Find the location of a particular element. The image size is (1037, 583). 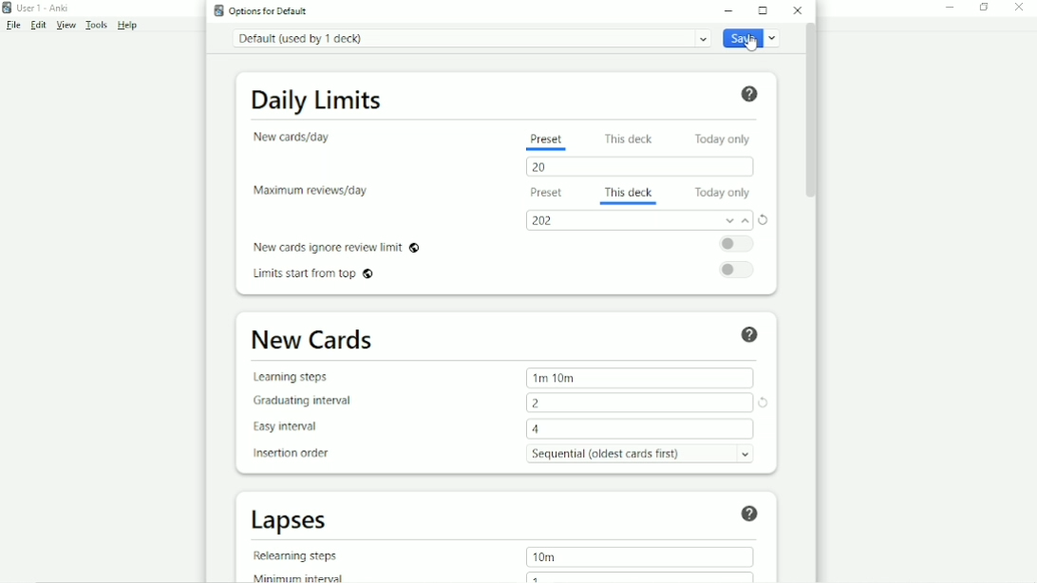

Minimize is located at coordinates (952, 7).